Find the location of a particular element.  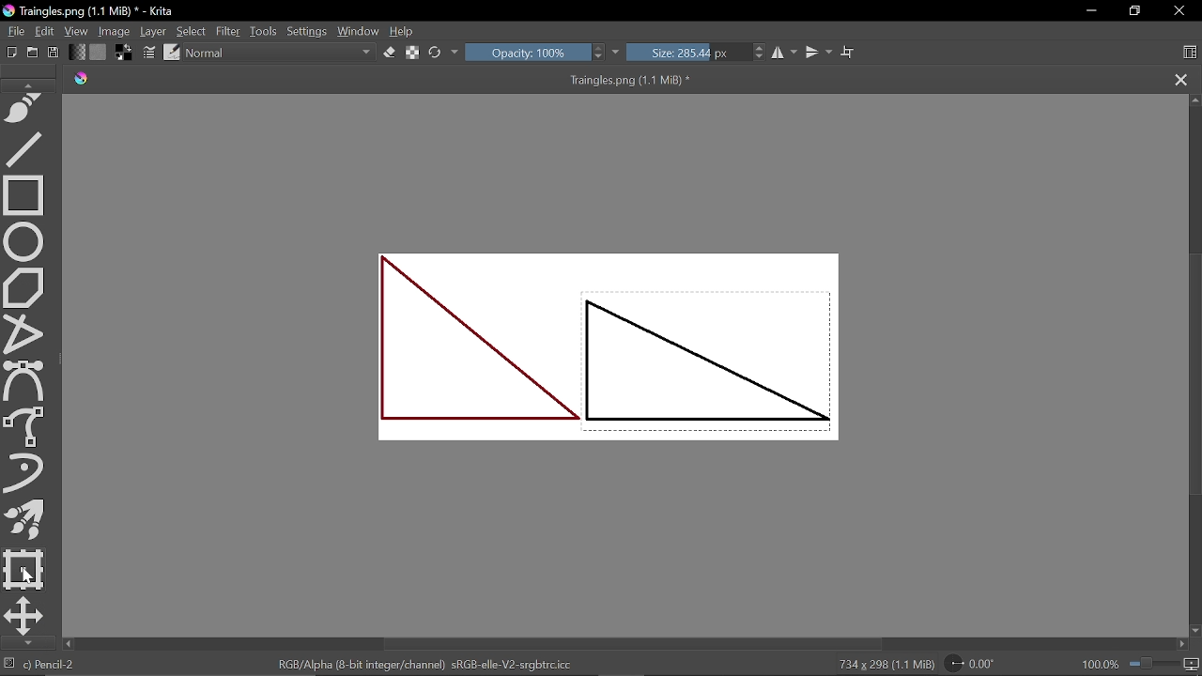

Move right is located at coordinates (1181, 645).